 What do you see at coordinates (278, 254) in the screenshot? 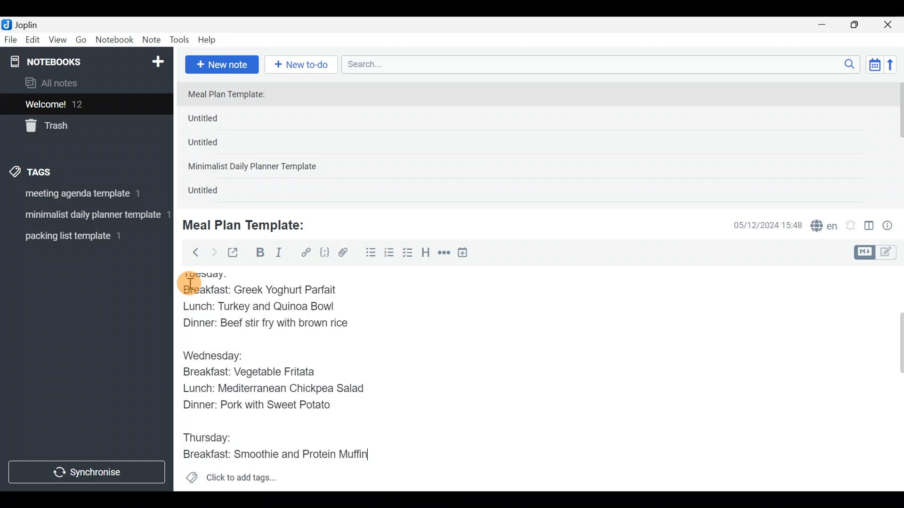
I see `Italic` at bounding box center [278, 254].